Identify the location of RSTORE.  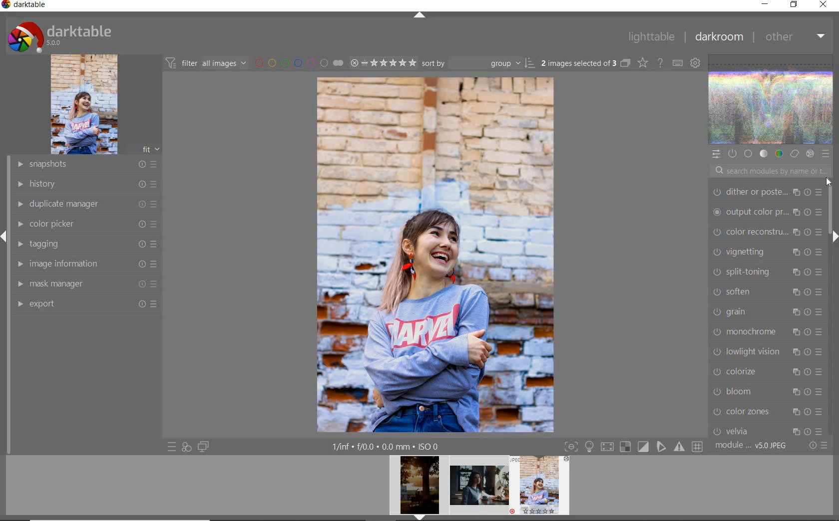
(792, 5).